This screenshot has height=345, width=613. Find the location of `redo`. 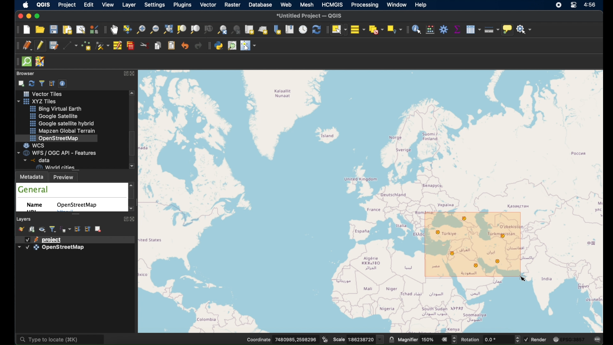

redo is located at coordinates (198, 46).